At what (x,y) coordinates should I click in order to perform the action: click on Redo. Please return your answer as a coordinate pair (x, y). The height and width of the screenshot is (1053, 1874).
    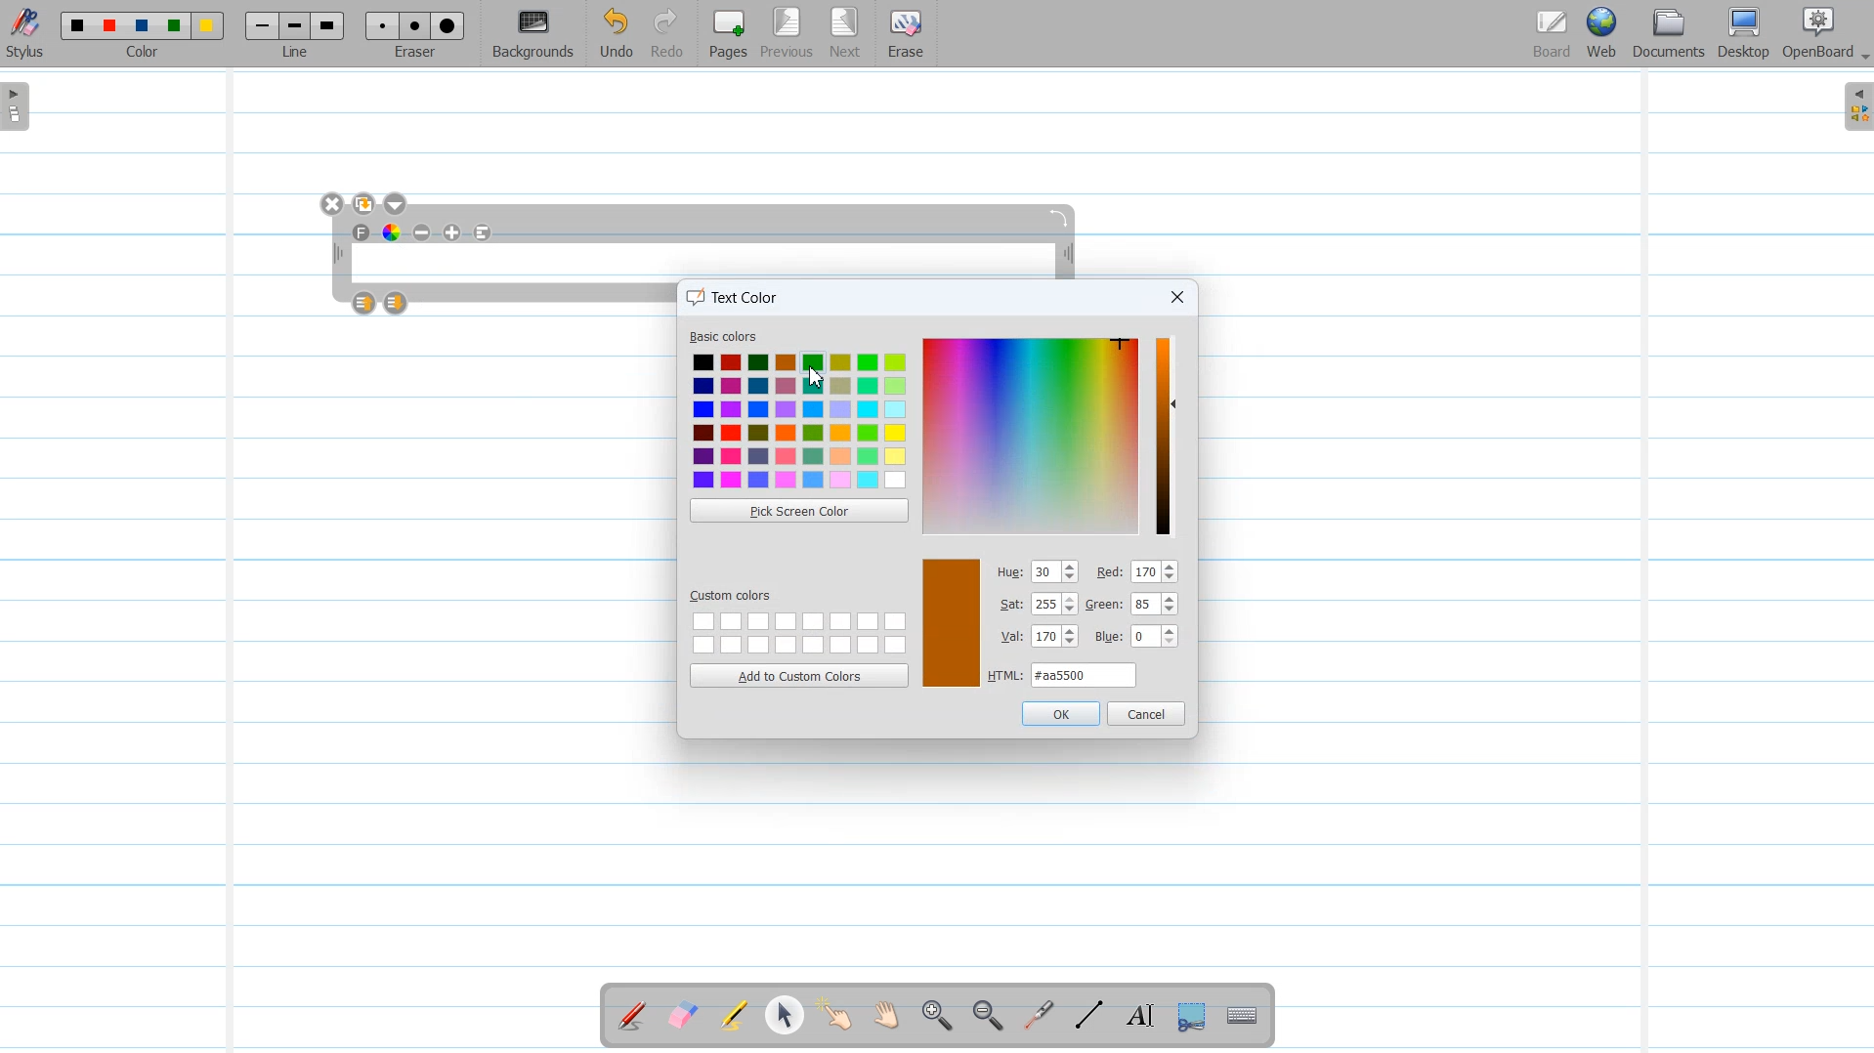
    Looking at the image, I should click on (667, 34).